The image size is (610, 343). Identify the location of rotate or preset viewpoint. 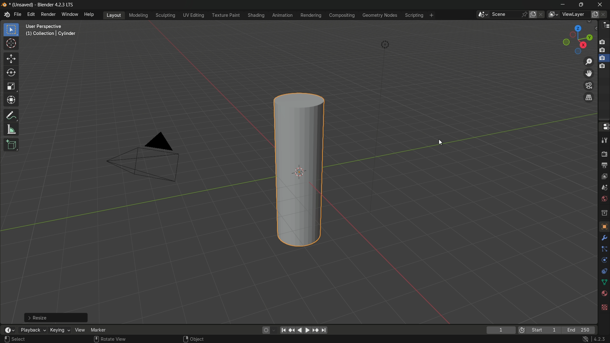
(577, 38).